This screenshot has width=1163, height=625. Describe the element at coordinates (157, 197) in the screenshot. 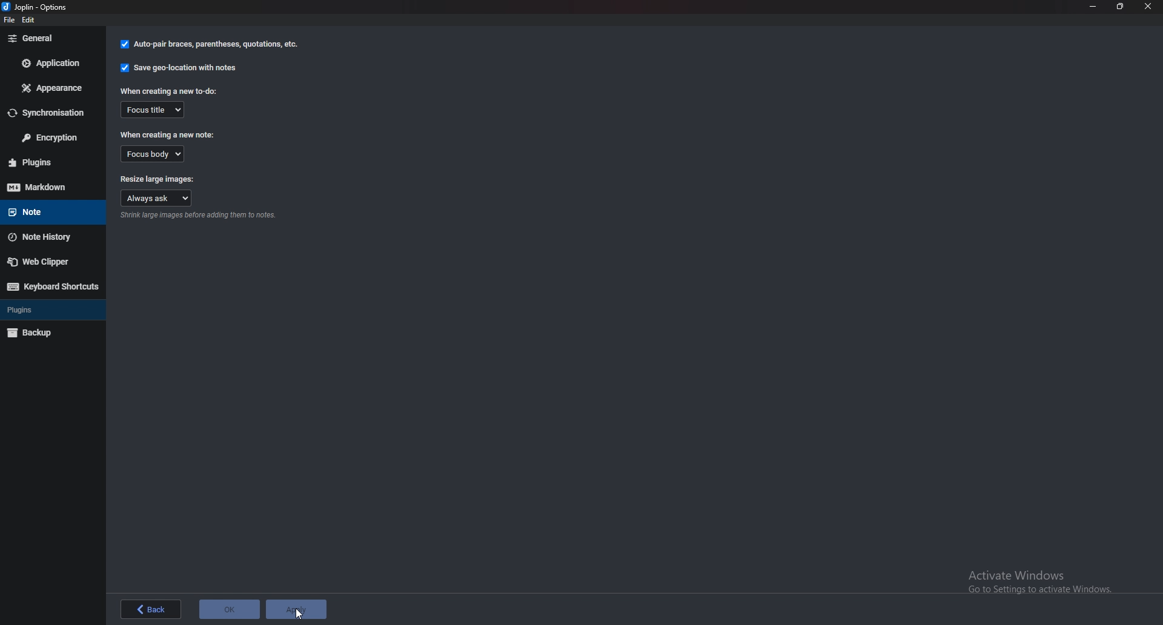

I see `always ask` at that location.